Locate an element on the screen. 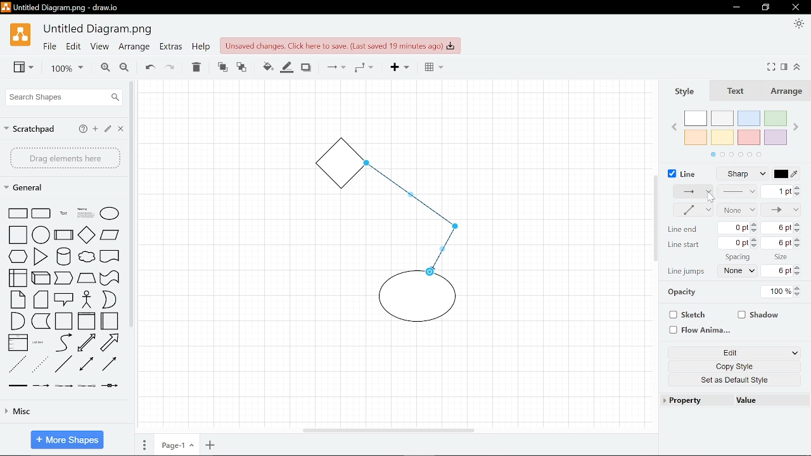  shape is located at coordinates (41, 213).